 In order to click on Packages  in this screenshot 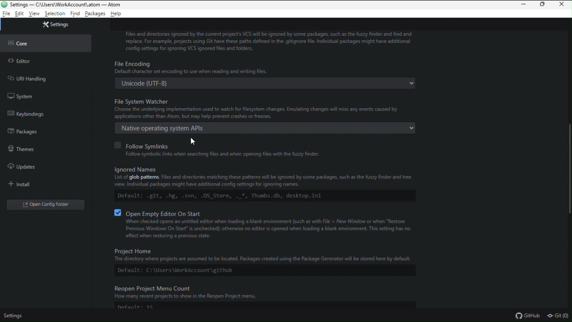, I will do `click(96, 14)`.